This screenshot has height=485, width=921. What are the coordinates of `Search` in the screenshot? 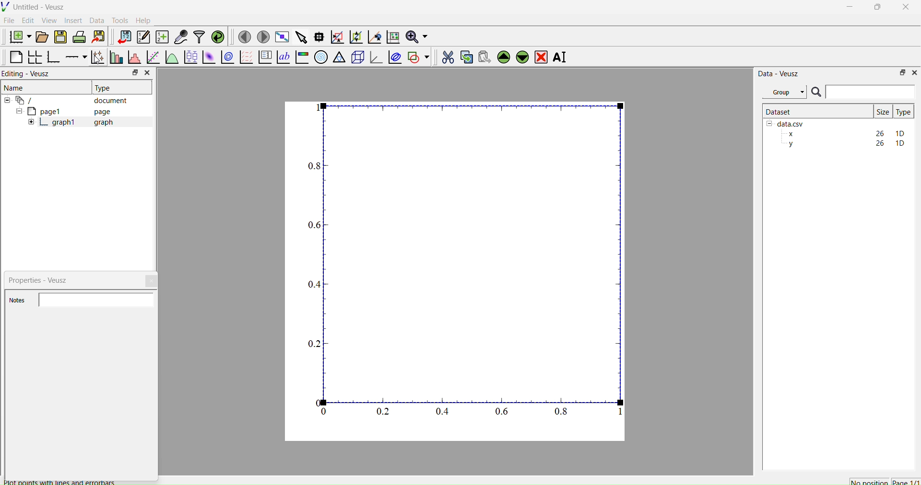 It's located at (816, 92).